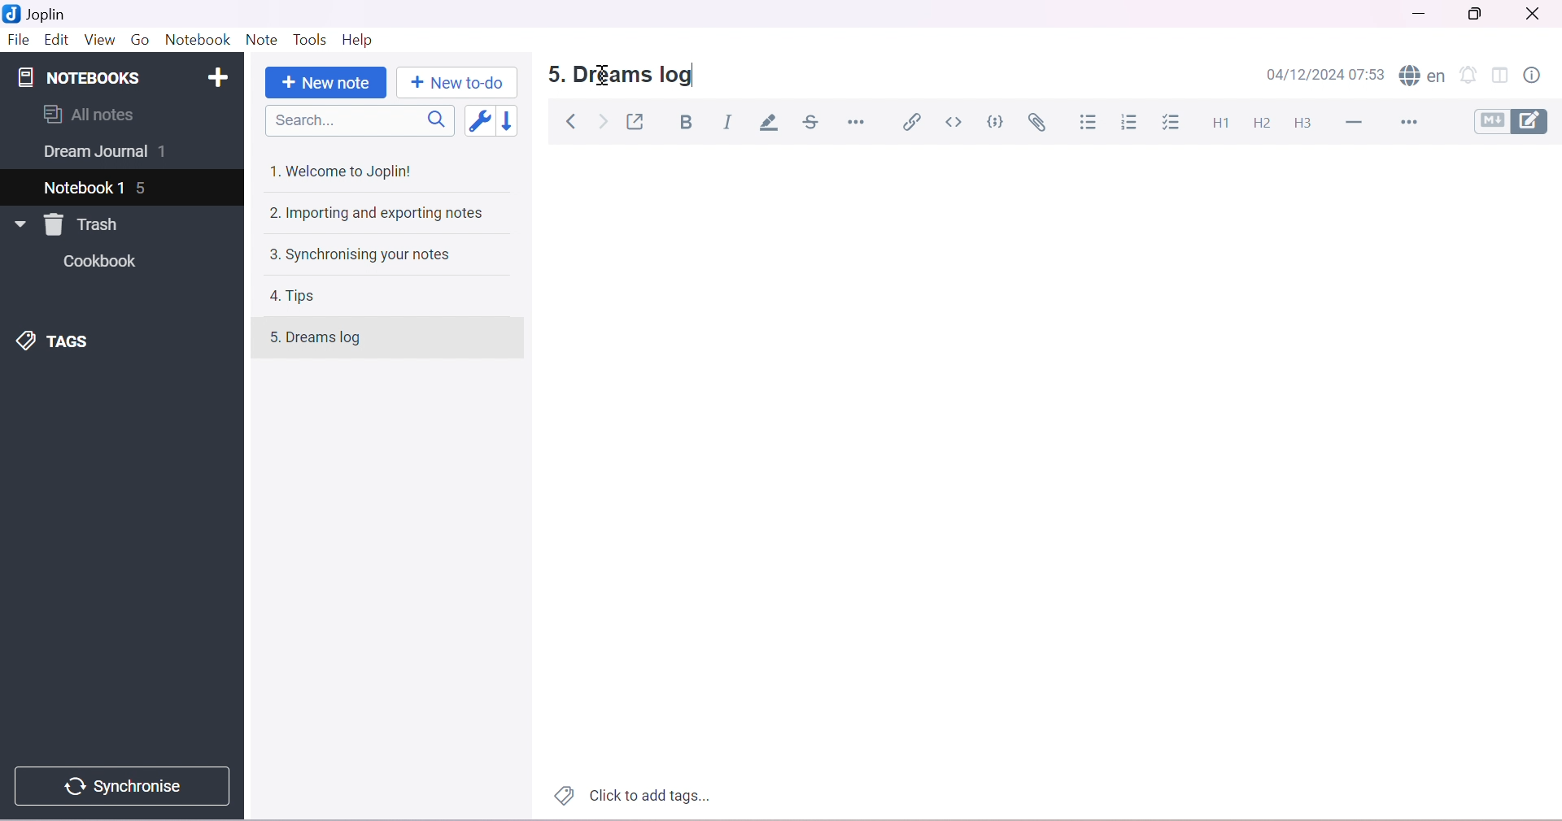  What do you see at coordinates (552, 76) in the screenshot?
I see `5.` at bounding box center [552, 76].